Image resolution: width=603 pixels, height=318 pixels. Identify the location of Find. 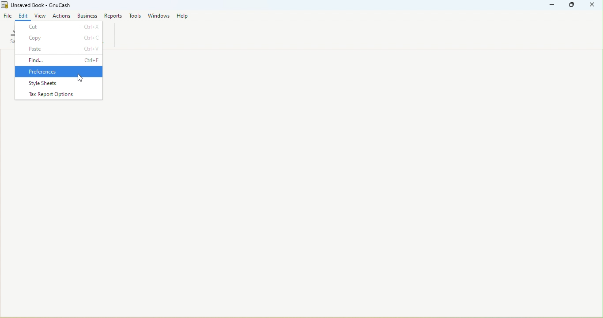
(60, 60).